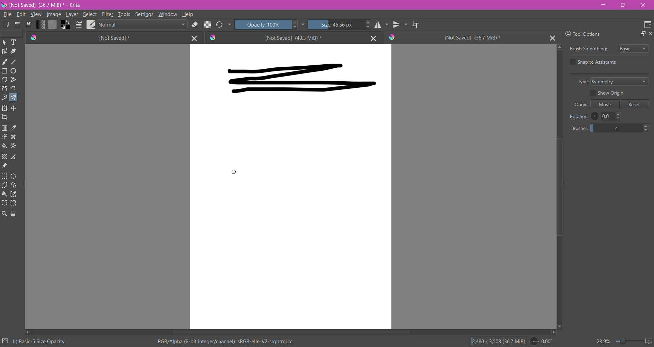 This screenshot has width=654, height=347. What do you see at coordinates (225, 342) in the screenshot?
I see `Color Space` at bounding box center [225, 342].